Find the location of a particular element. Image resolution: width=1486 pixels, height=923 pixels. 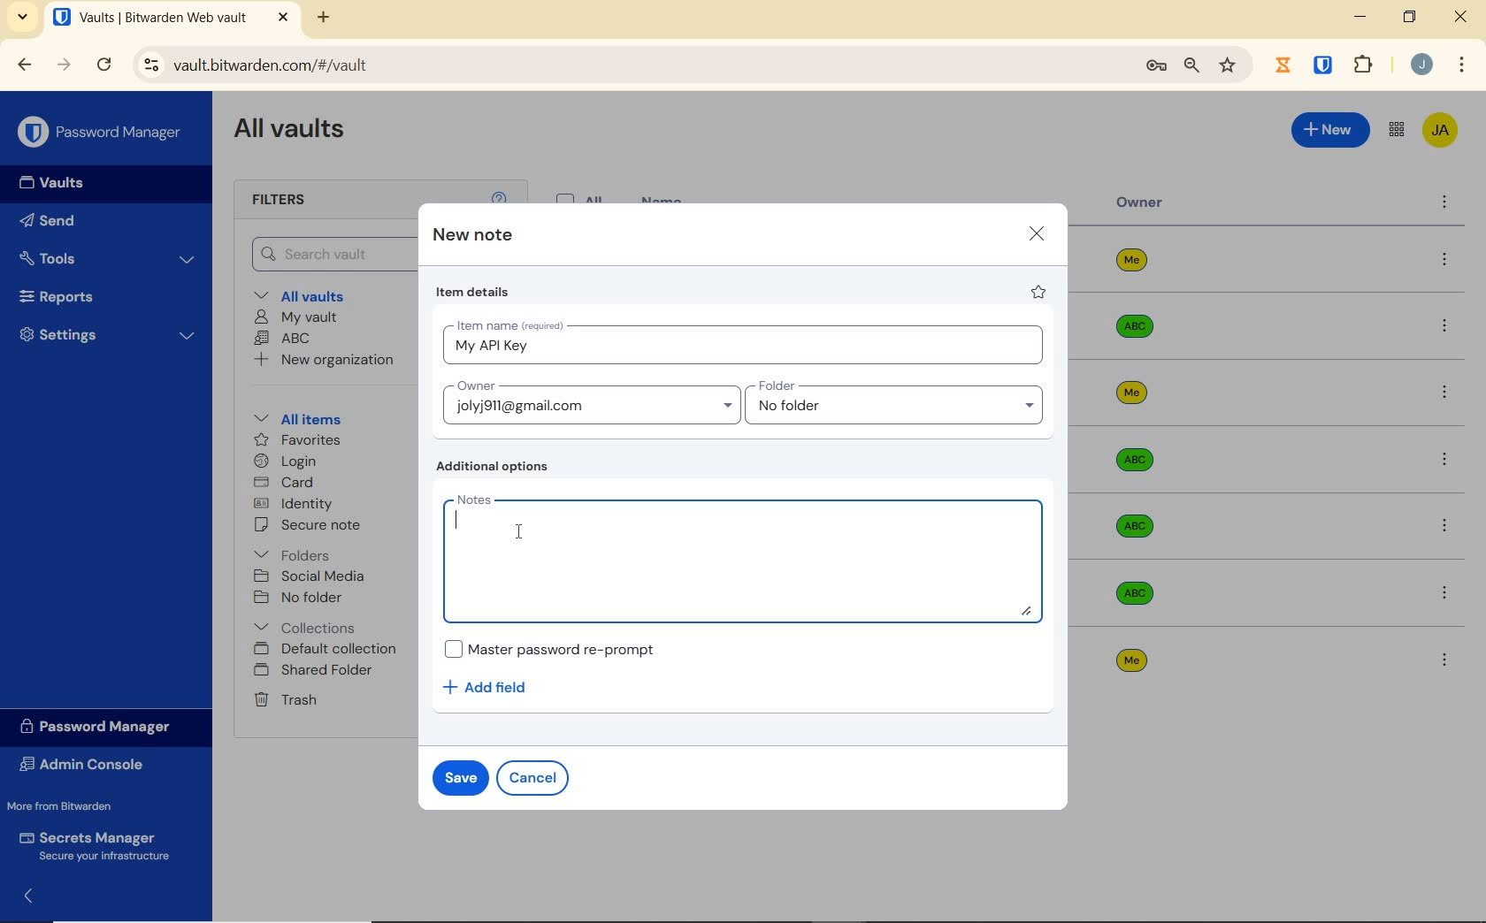

bookmark is located at coordinates (1228, 66).